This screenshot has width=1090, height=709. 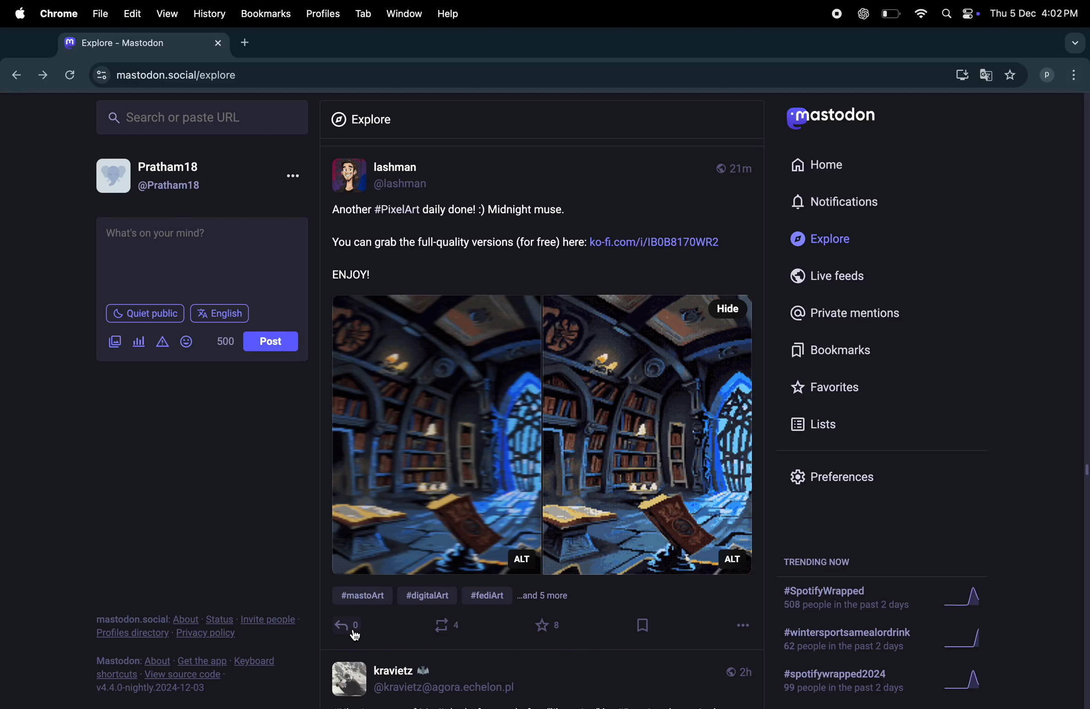 What do you see at coordinates (178, 76) in the screenshot?
I see `mastdon explore` at bounding box center [178, 76].